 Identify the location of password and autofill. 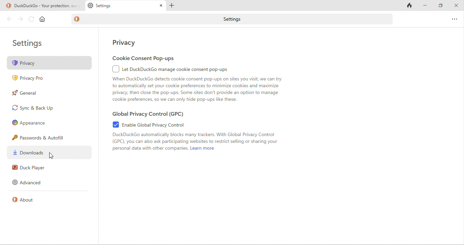
(41, 137).